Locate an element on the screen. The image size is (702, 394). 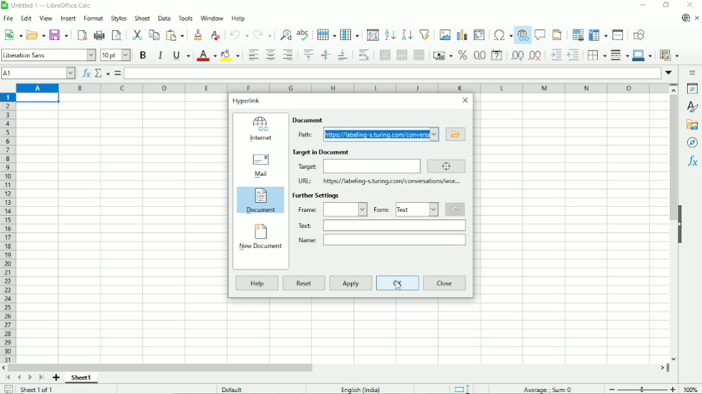
Styles is located at coordinates (693, 107).